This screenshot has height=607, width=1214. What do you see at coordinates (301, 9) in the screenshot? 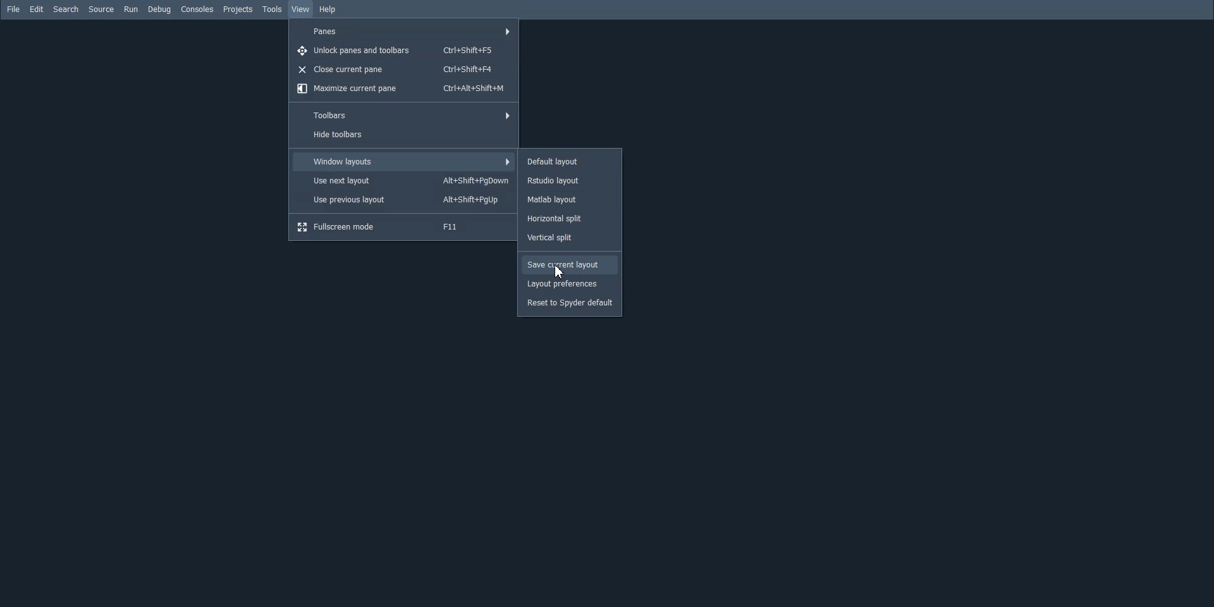
I see `View` at bounding box center [301, 9].